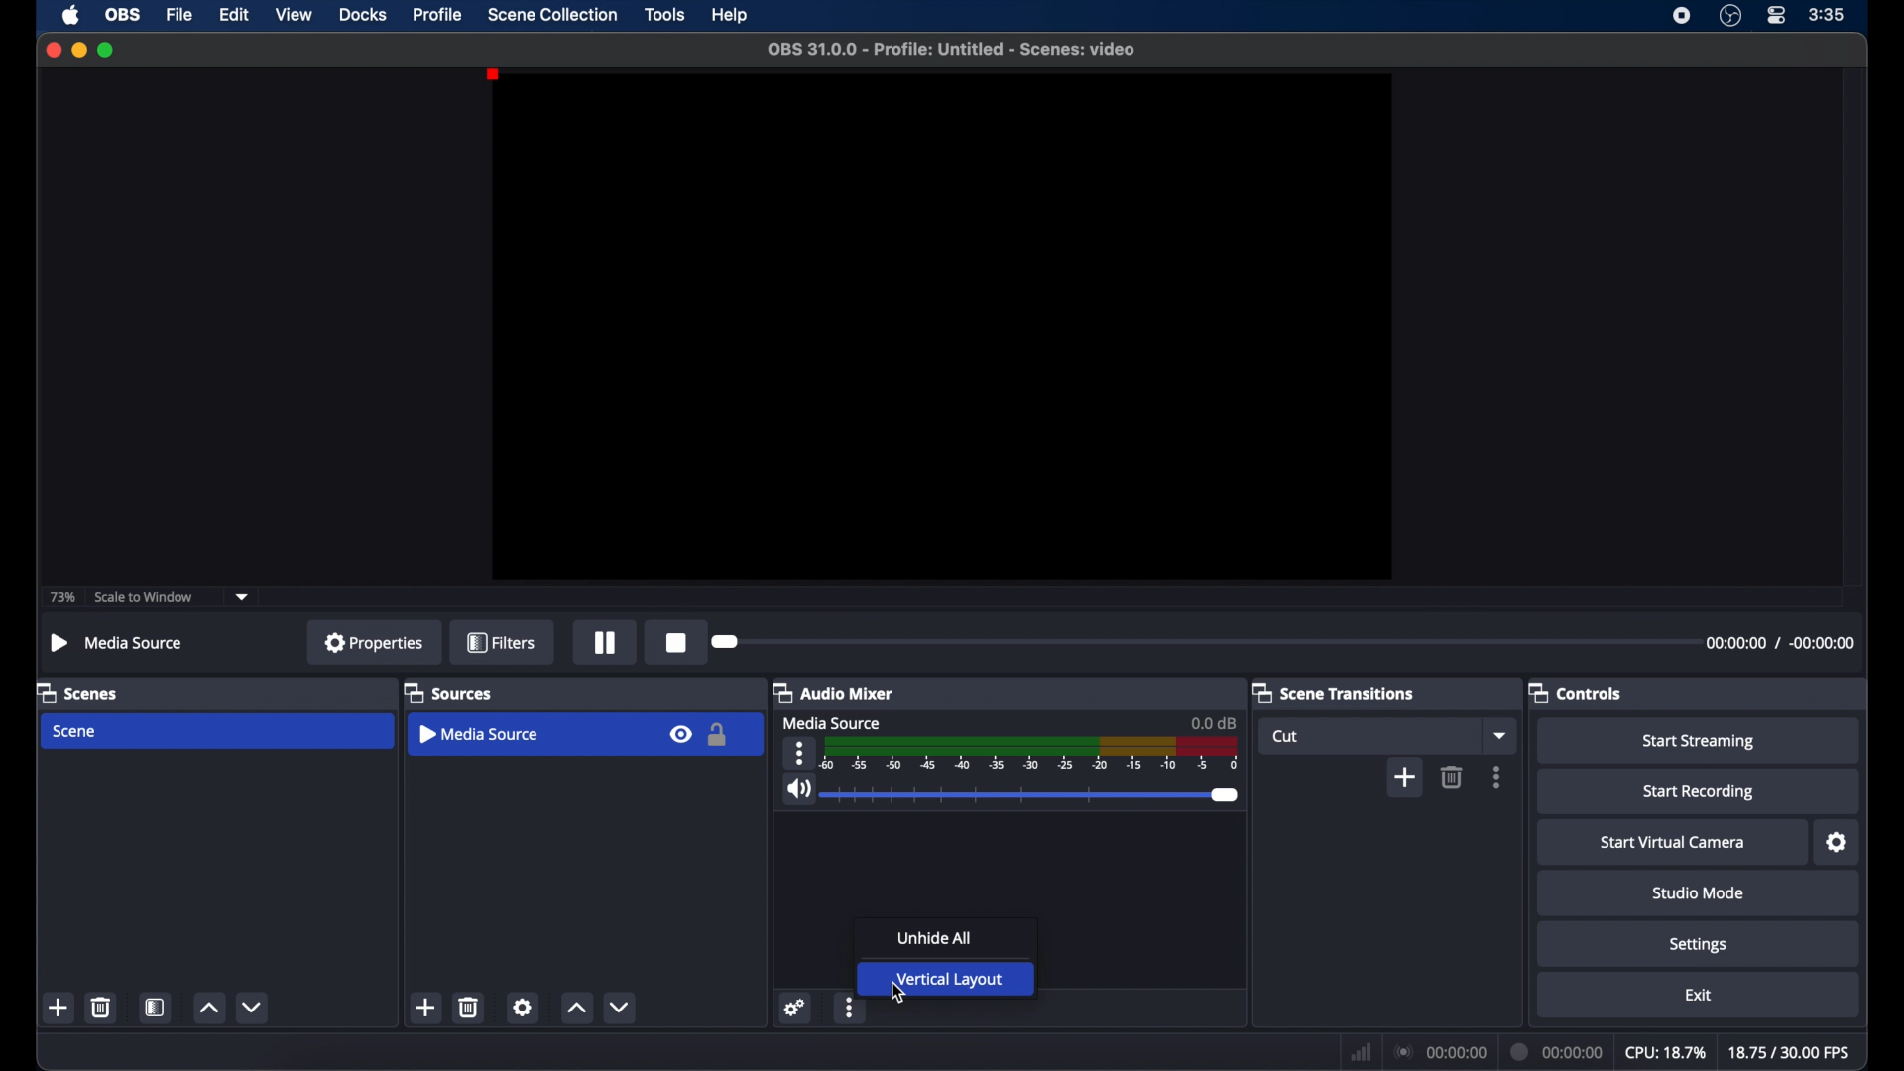 The image size is (1904, 1071). I want to click on time, so click(1827, 15).